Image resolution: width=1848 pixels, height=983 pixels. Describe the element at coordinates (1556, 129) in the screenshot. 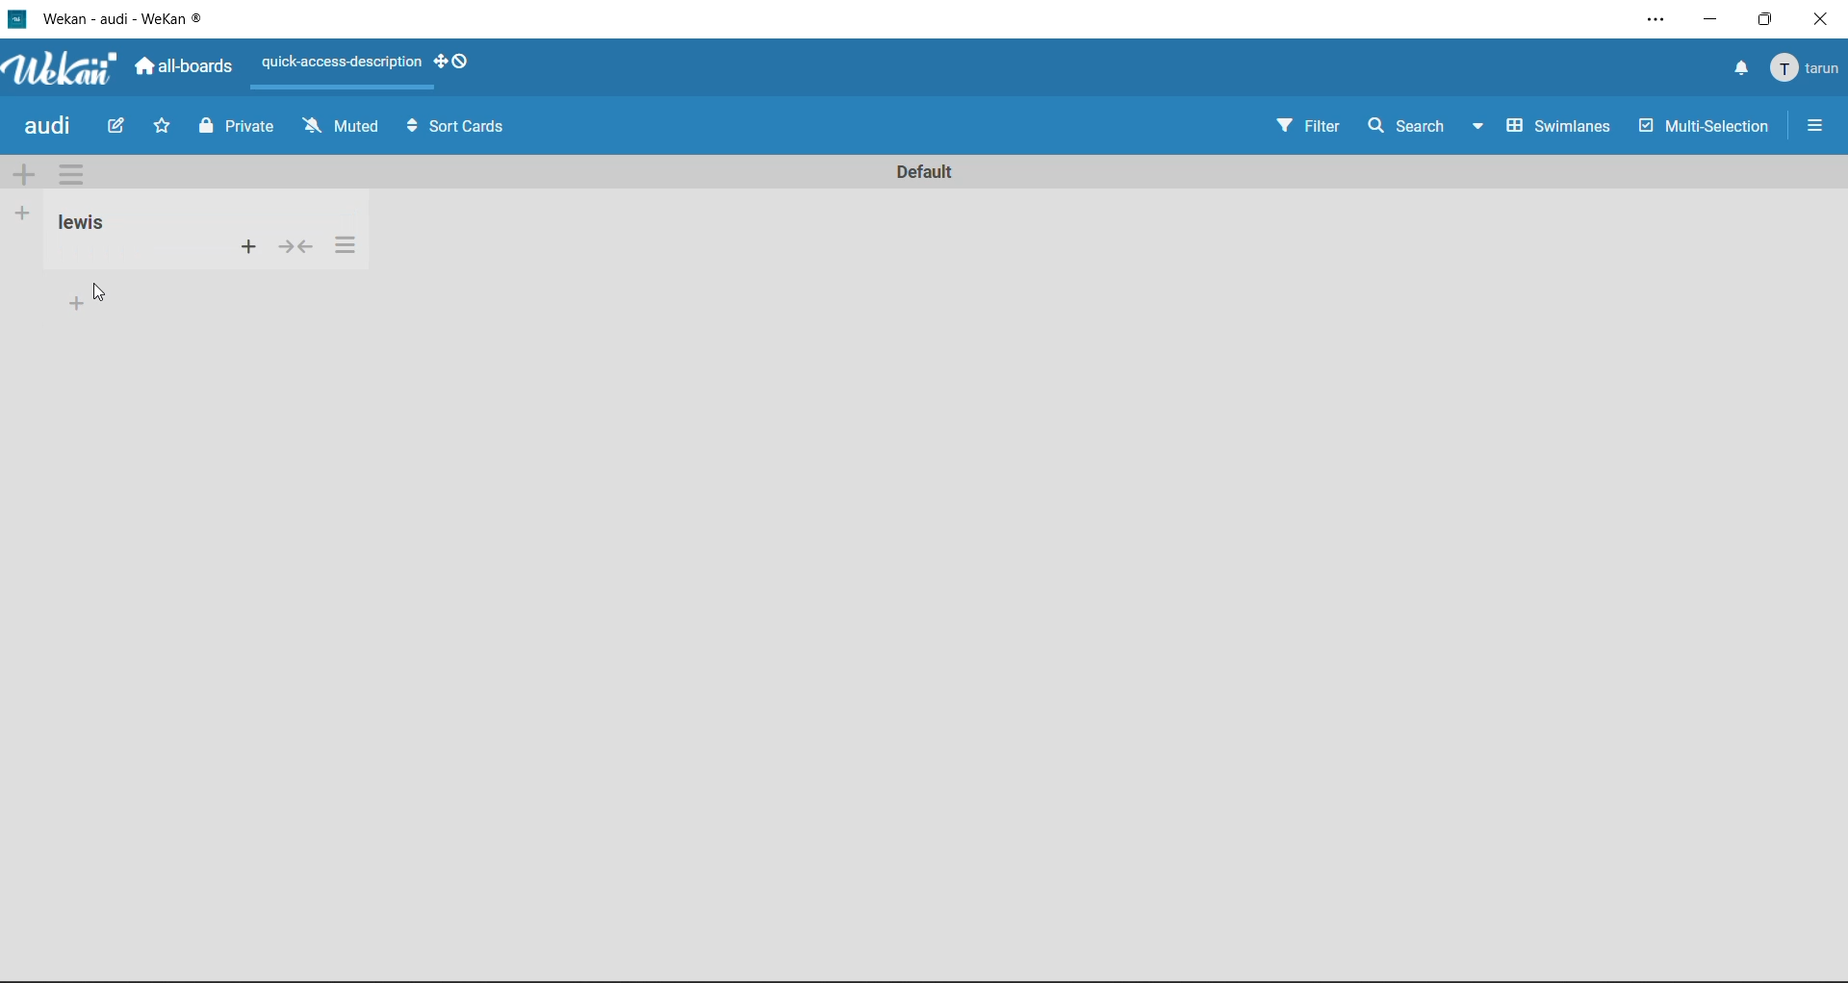

I see `swimlanes` at that location.